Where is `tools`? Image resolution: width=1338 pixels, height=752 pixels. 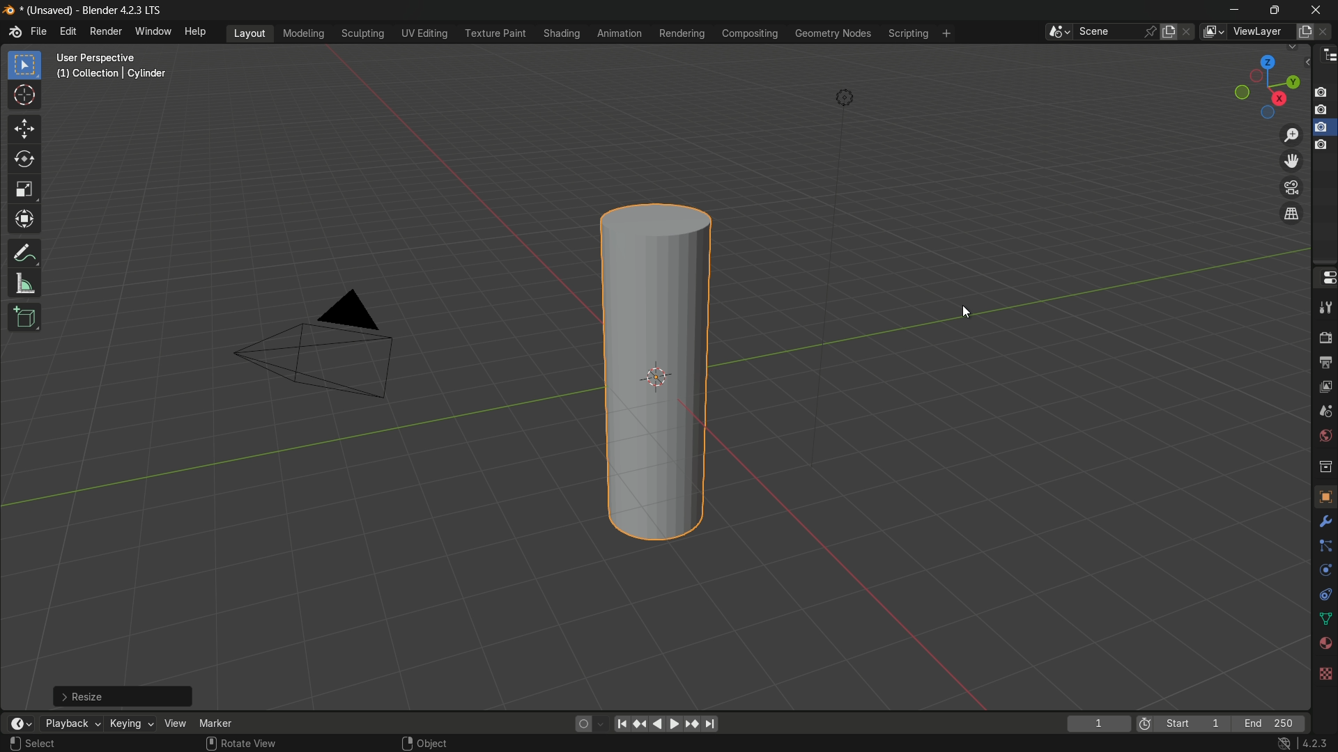 tools is located at coordinates (1323, 524).